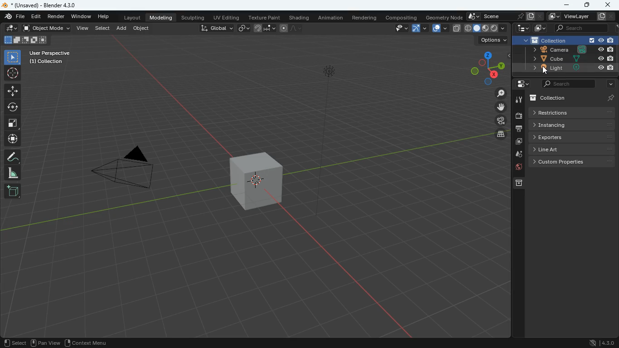 Image resolution: width=619 pixels, height=348 pixels. I want to click on public, so click(517, 168).